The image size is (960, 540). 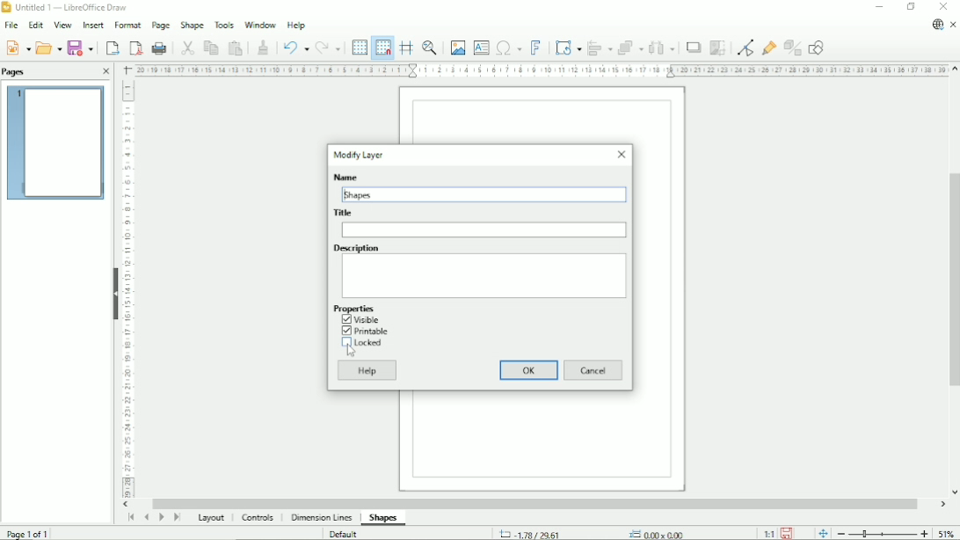 What do you see at coordinates (536, 47) in the screenshot?
I see `Insert fontwork text` at bounding box center [536, 47].